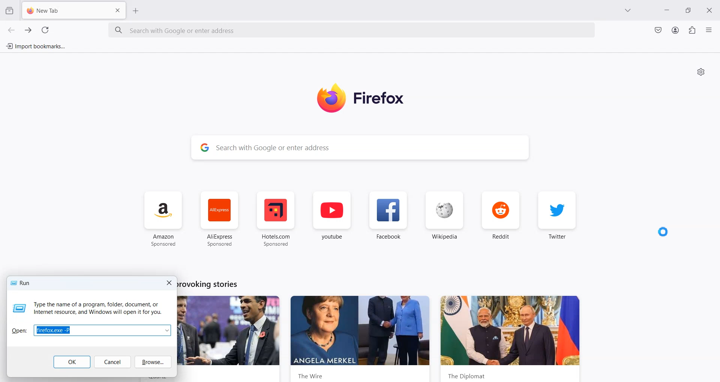 The image size is (720, 382). I want to click on Cancel, so click(112, 362).